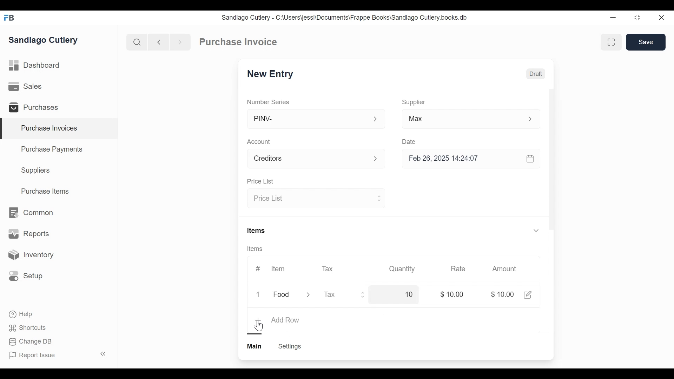  I want to click on Items, so click(257, 231).